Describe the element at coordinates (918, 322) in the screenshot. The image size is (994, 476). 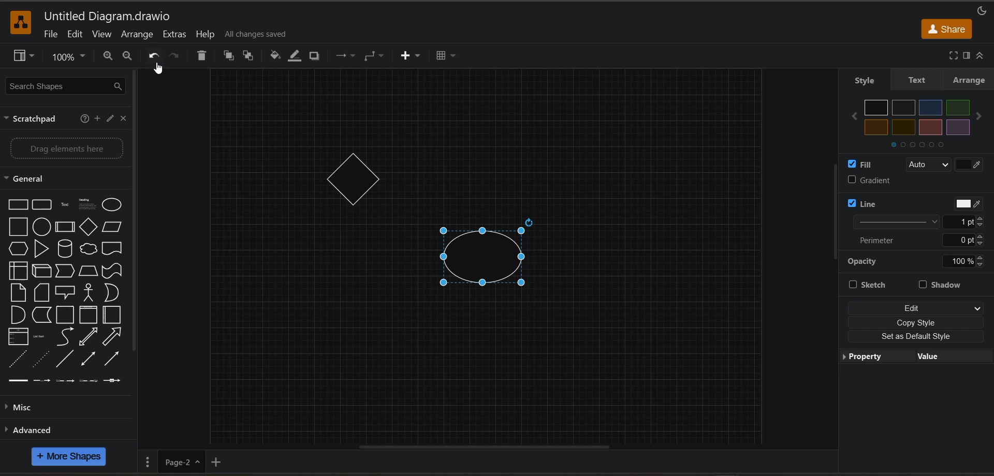
I see `copy style` at that location.